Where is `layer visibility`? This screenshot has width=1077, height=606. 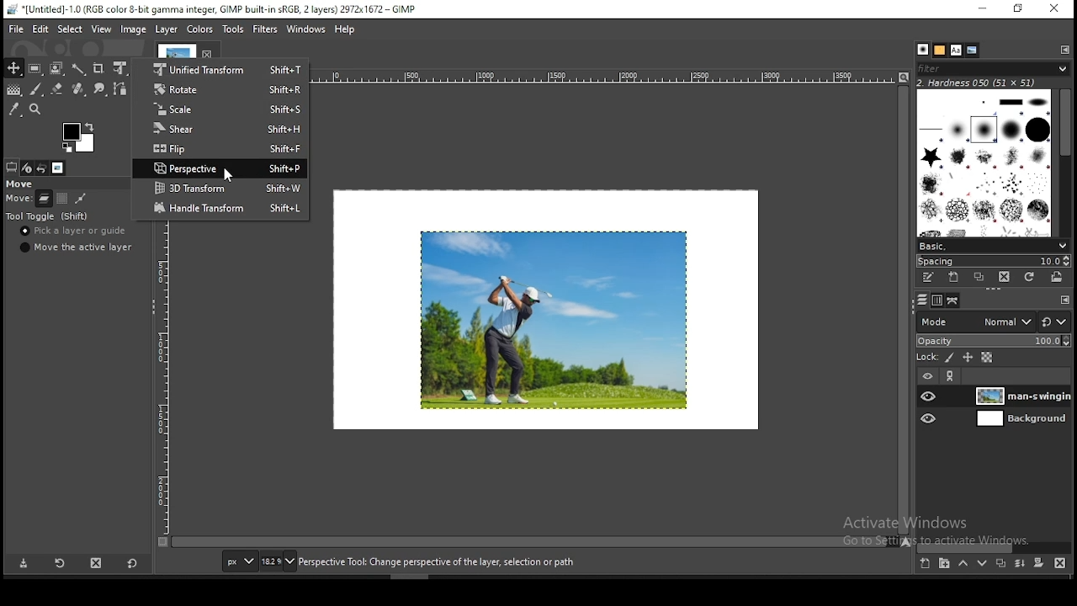 layer visibility is located at coordinates (927, 377).